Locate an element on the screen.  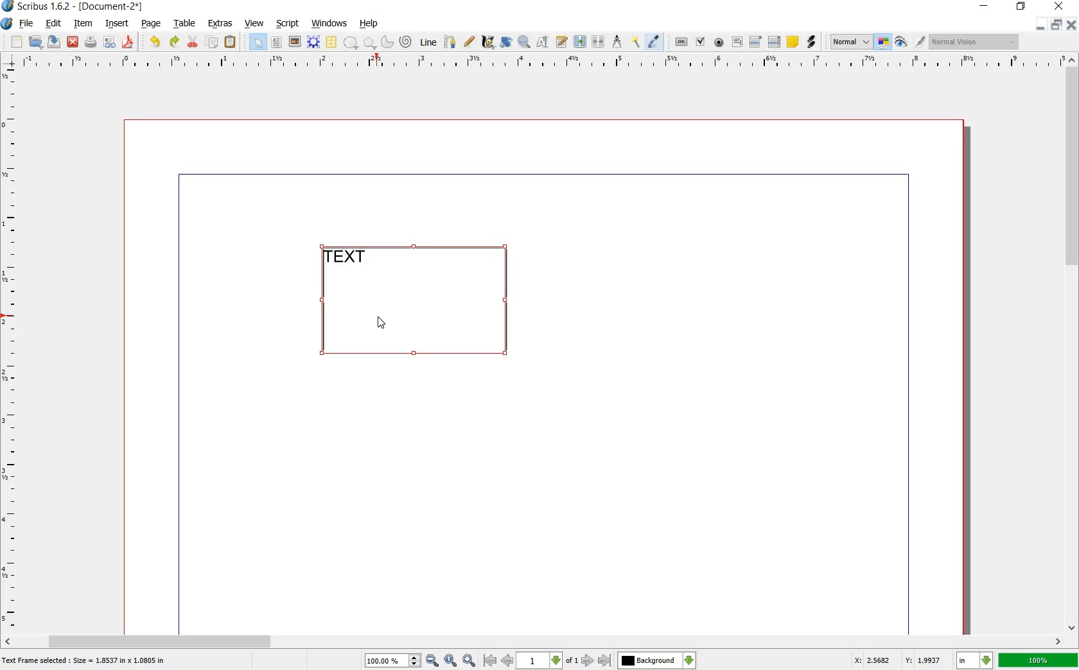
copy item properties is located at coordinates (636, 41).